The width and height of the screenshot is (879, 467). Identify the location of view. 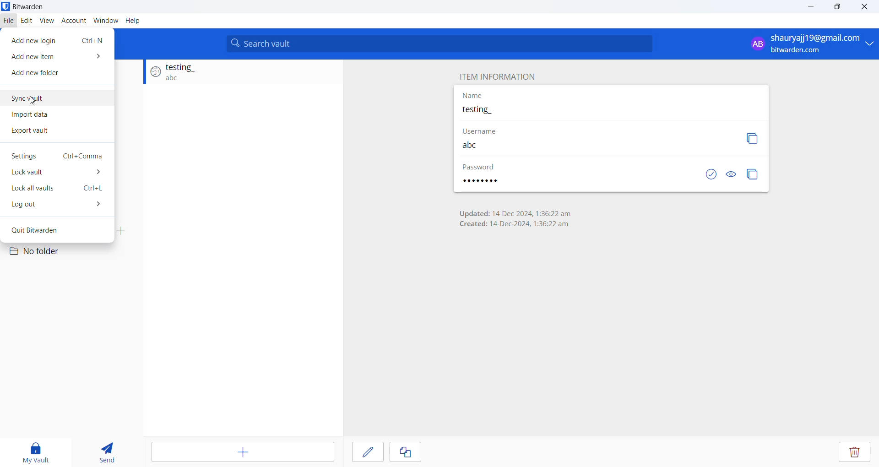
(46, 20).